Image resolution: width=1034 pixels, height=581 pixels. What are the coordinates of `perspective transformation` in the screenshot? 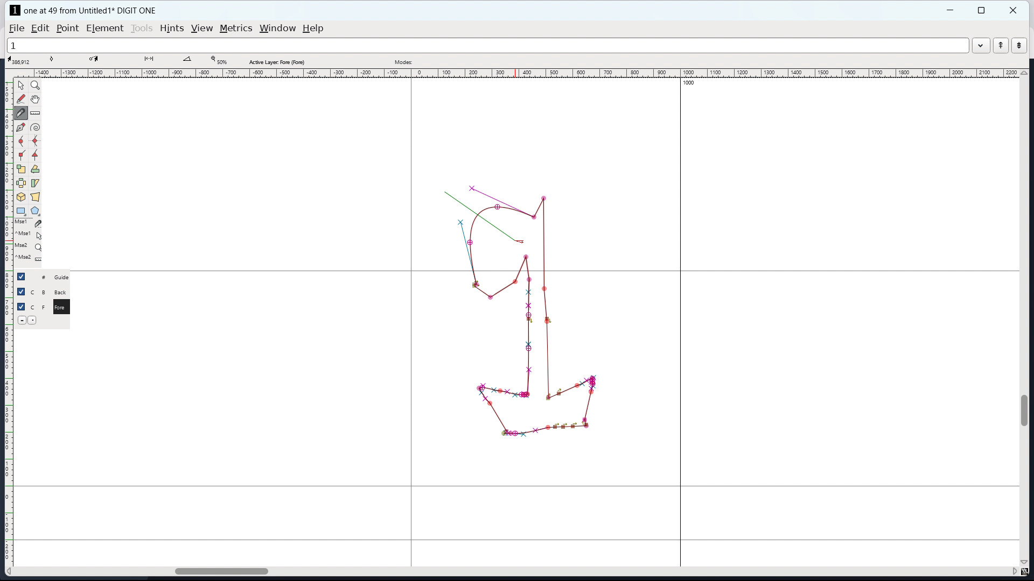 It's located at (36, 197).